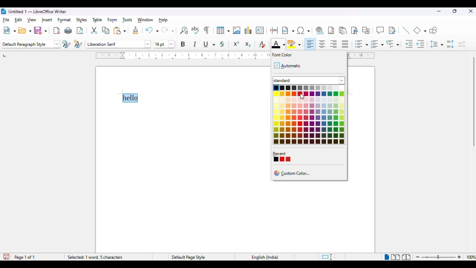  What do you see at coordinates (419, 257) in the screenshot?
I see `zoom out` at bounding box center [419, 257].